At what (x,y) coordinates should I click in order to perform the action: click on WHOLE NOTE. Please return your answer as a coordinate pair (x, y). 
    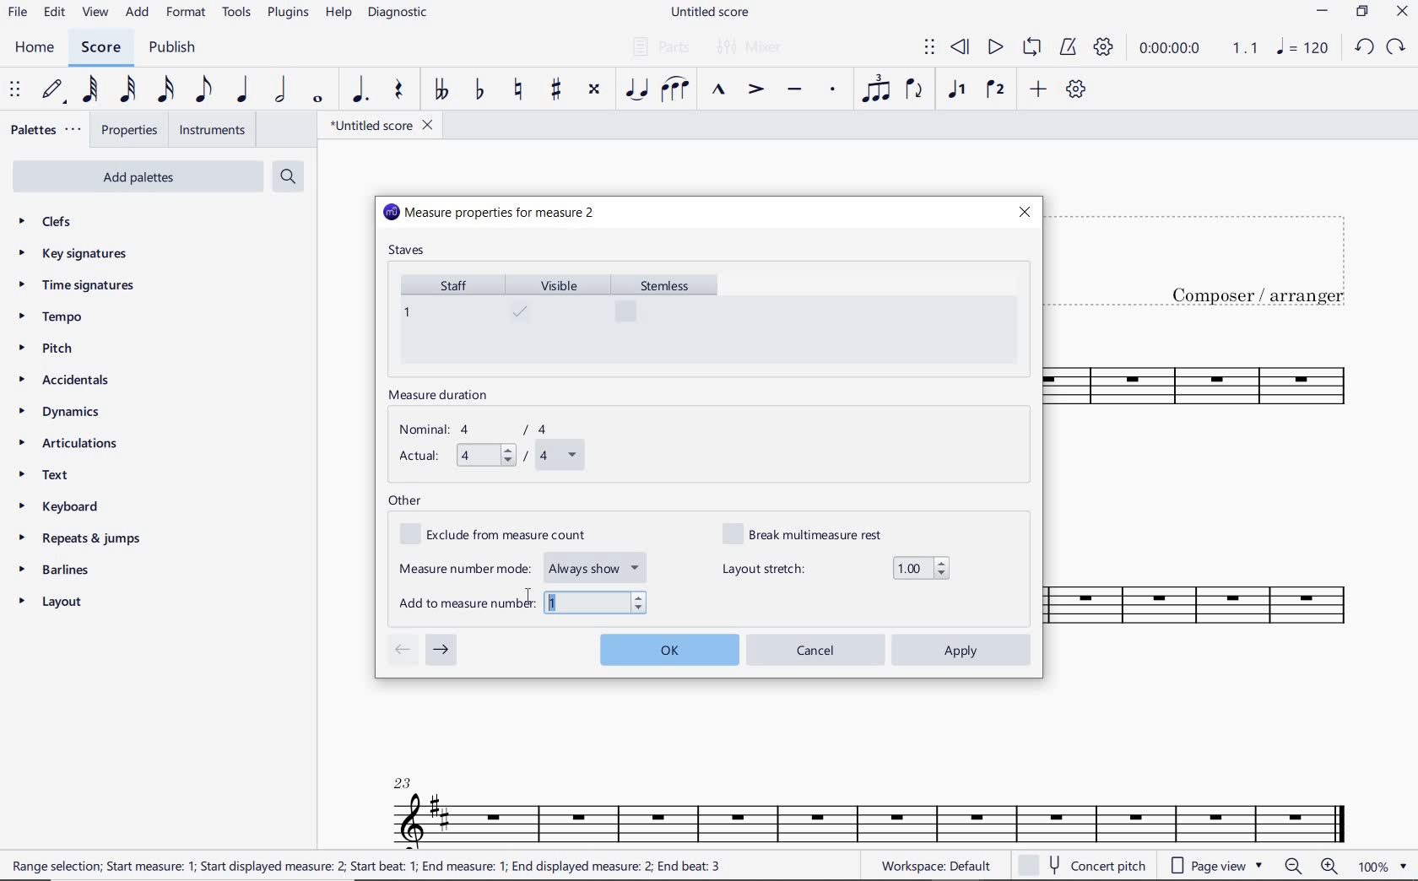
    Looking at the image, I should click on (316, 99).